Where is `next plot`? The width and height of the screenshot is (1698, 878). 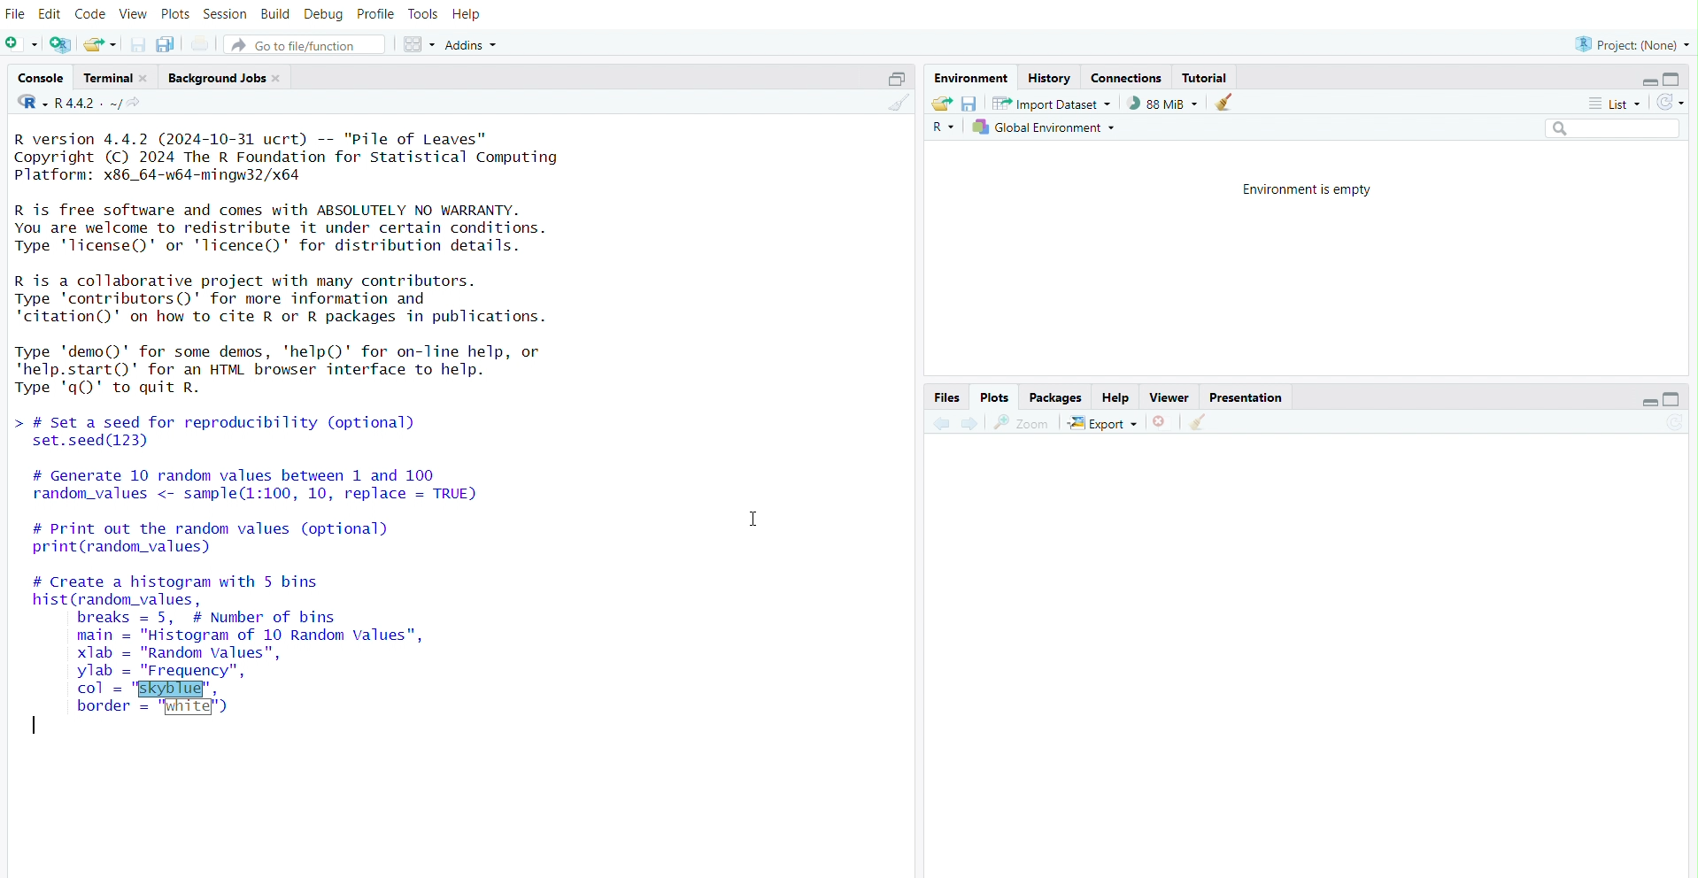
next plot is located at coordinates (969, 424).